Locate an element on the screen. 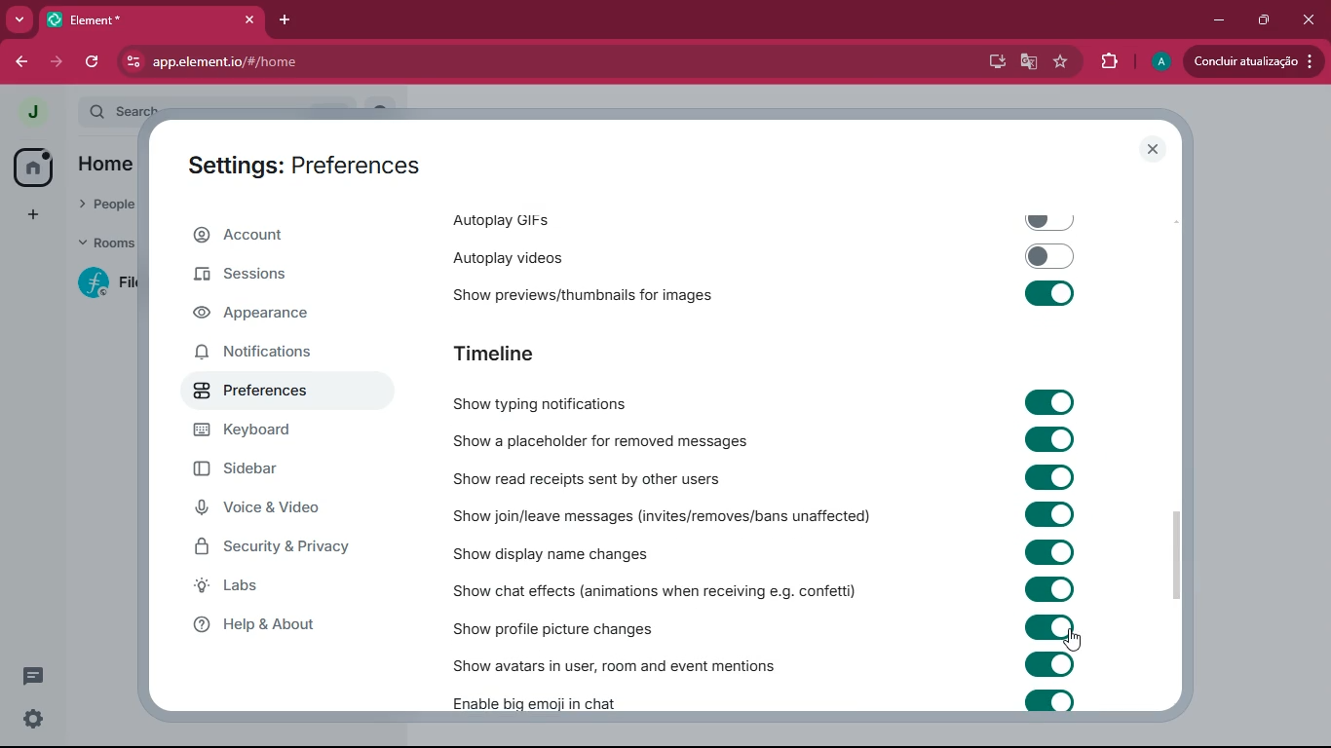  Show chat effects (animations when receiving e.g. confetti)  is located at coordinates (773, 592).